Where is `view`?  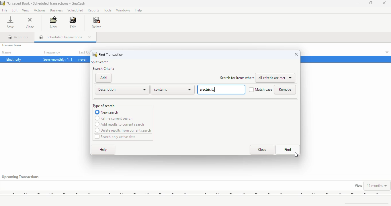 view is located at coordinates (358, 186).